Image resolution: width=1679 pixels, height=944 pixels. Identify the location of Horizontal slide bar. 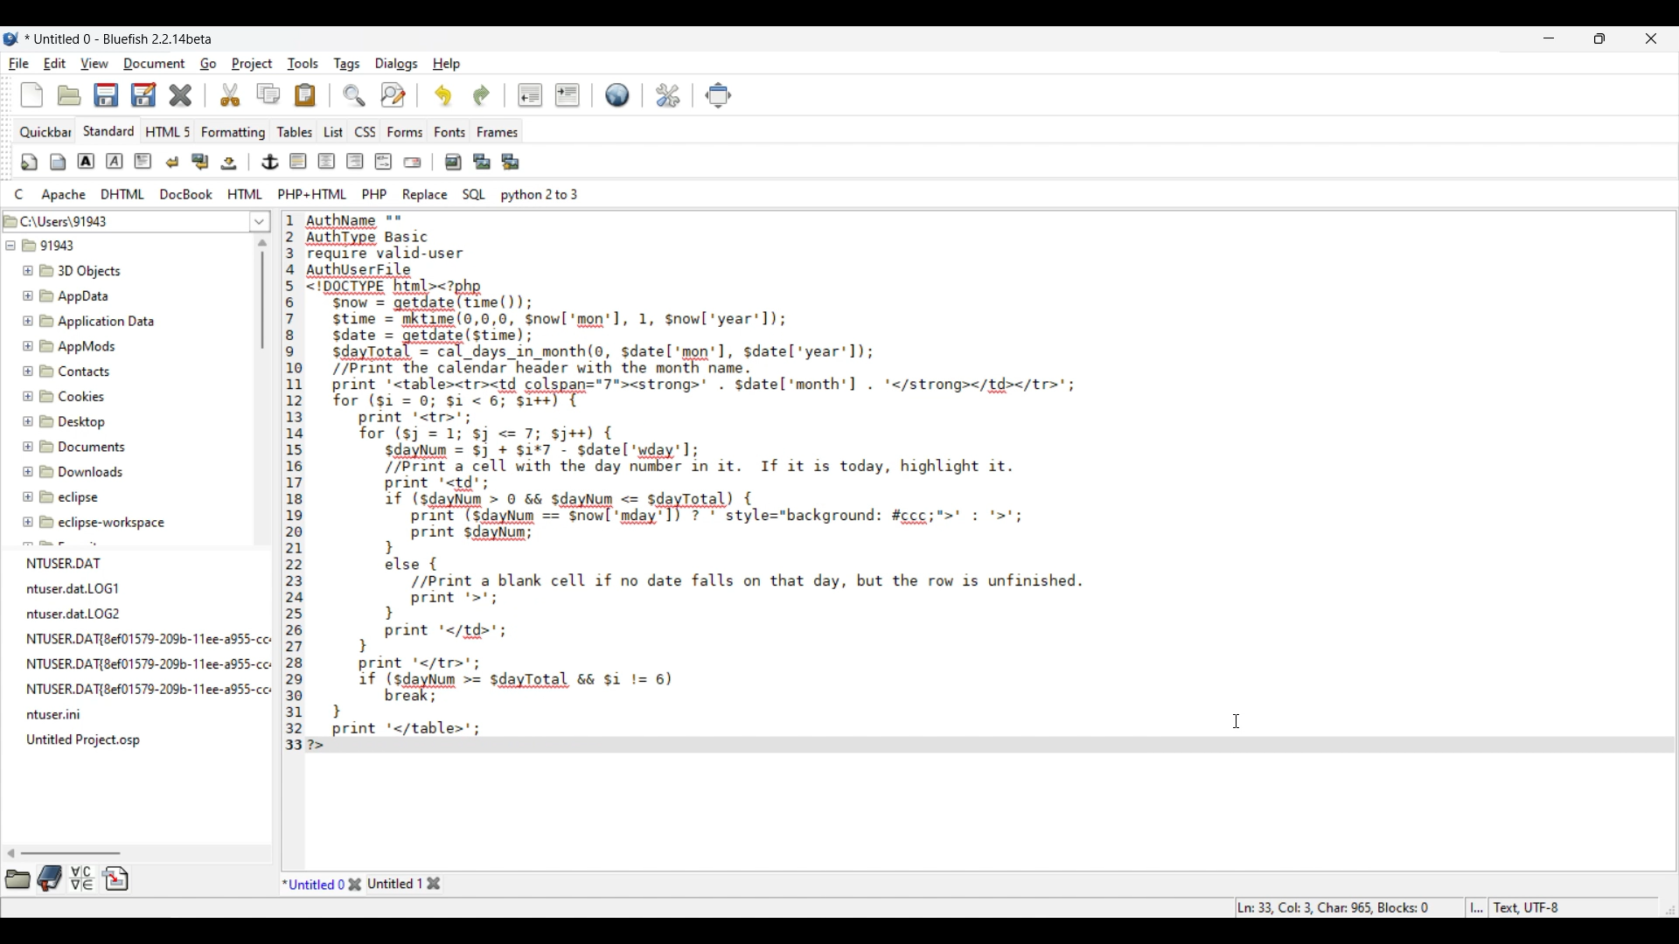
(63, 853).